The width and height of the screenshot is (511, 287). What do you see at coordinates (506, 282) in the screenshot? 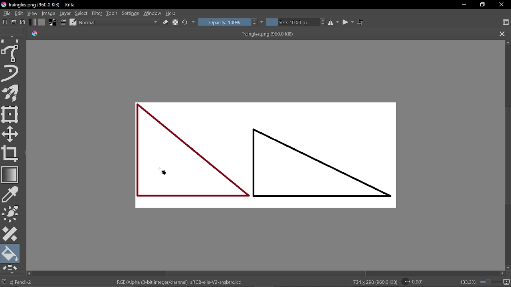
I see `Pixel size` at bounding box center [506, 282].